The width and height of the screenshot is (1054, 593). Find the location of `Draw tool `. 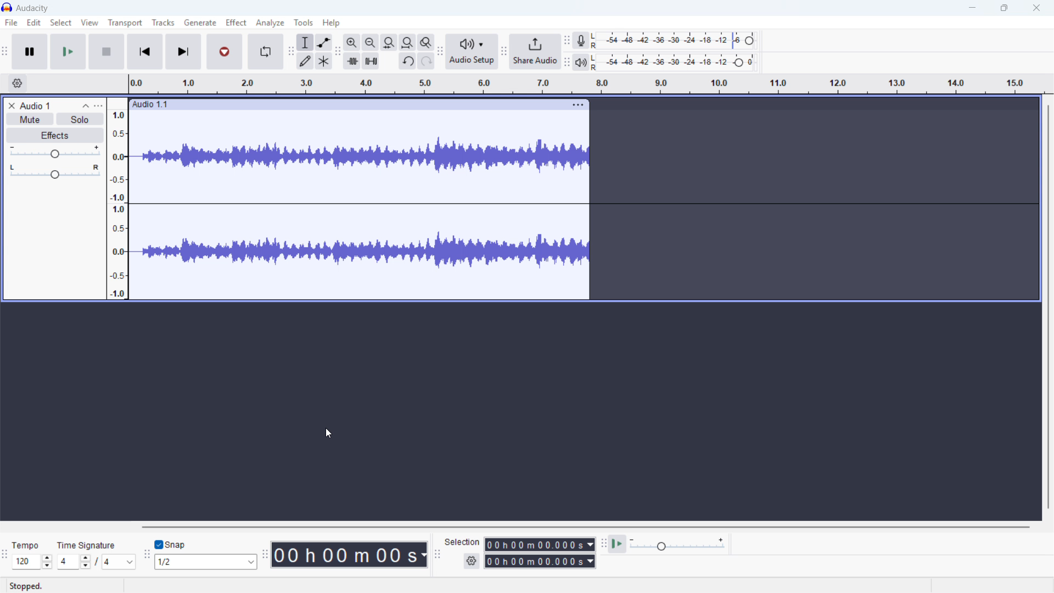

Draw tool  is located at coordinates (304, 61).